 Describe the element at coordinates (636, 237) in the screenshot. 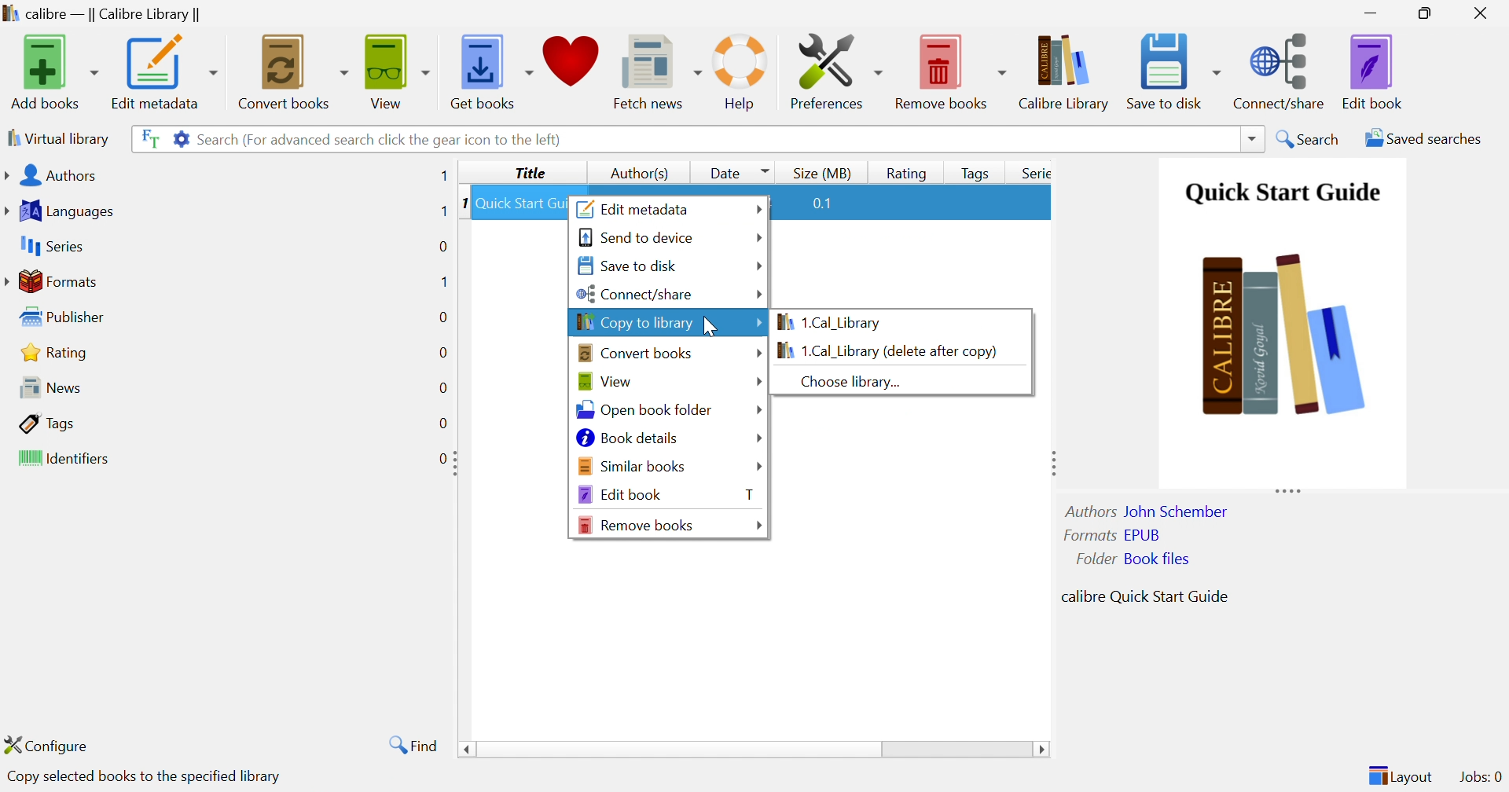

I see `Send to device` at that location.